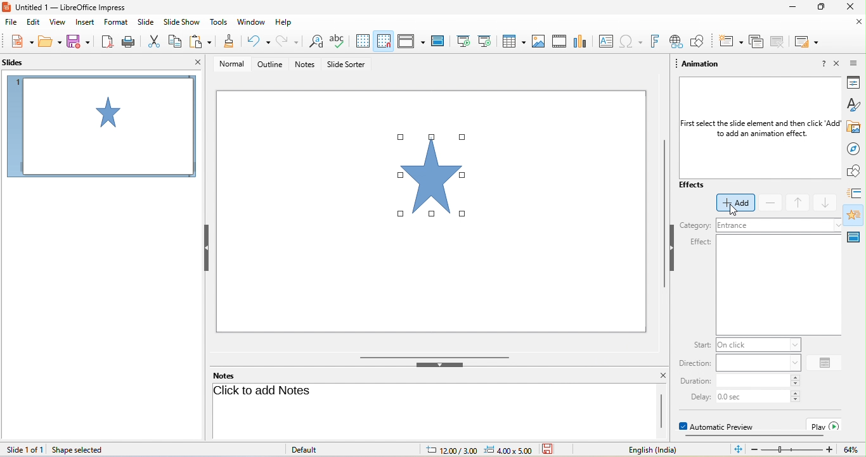 The height and width of the screenshot is (457, 866). What do you see at coordinates (485, 41) in the screenshot?
I see `start from current slide` at bounding box center [485, 41].